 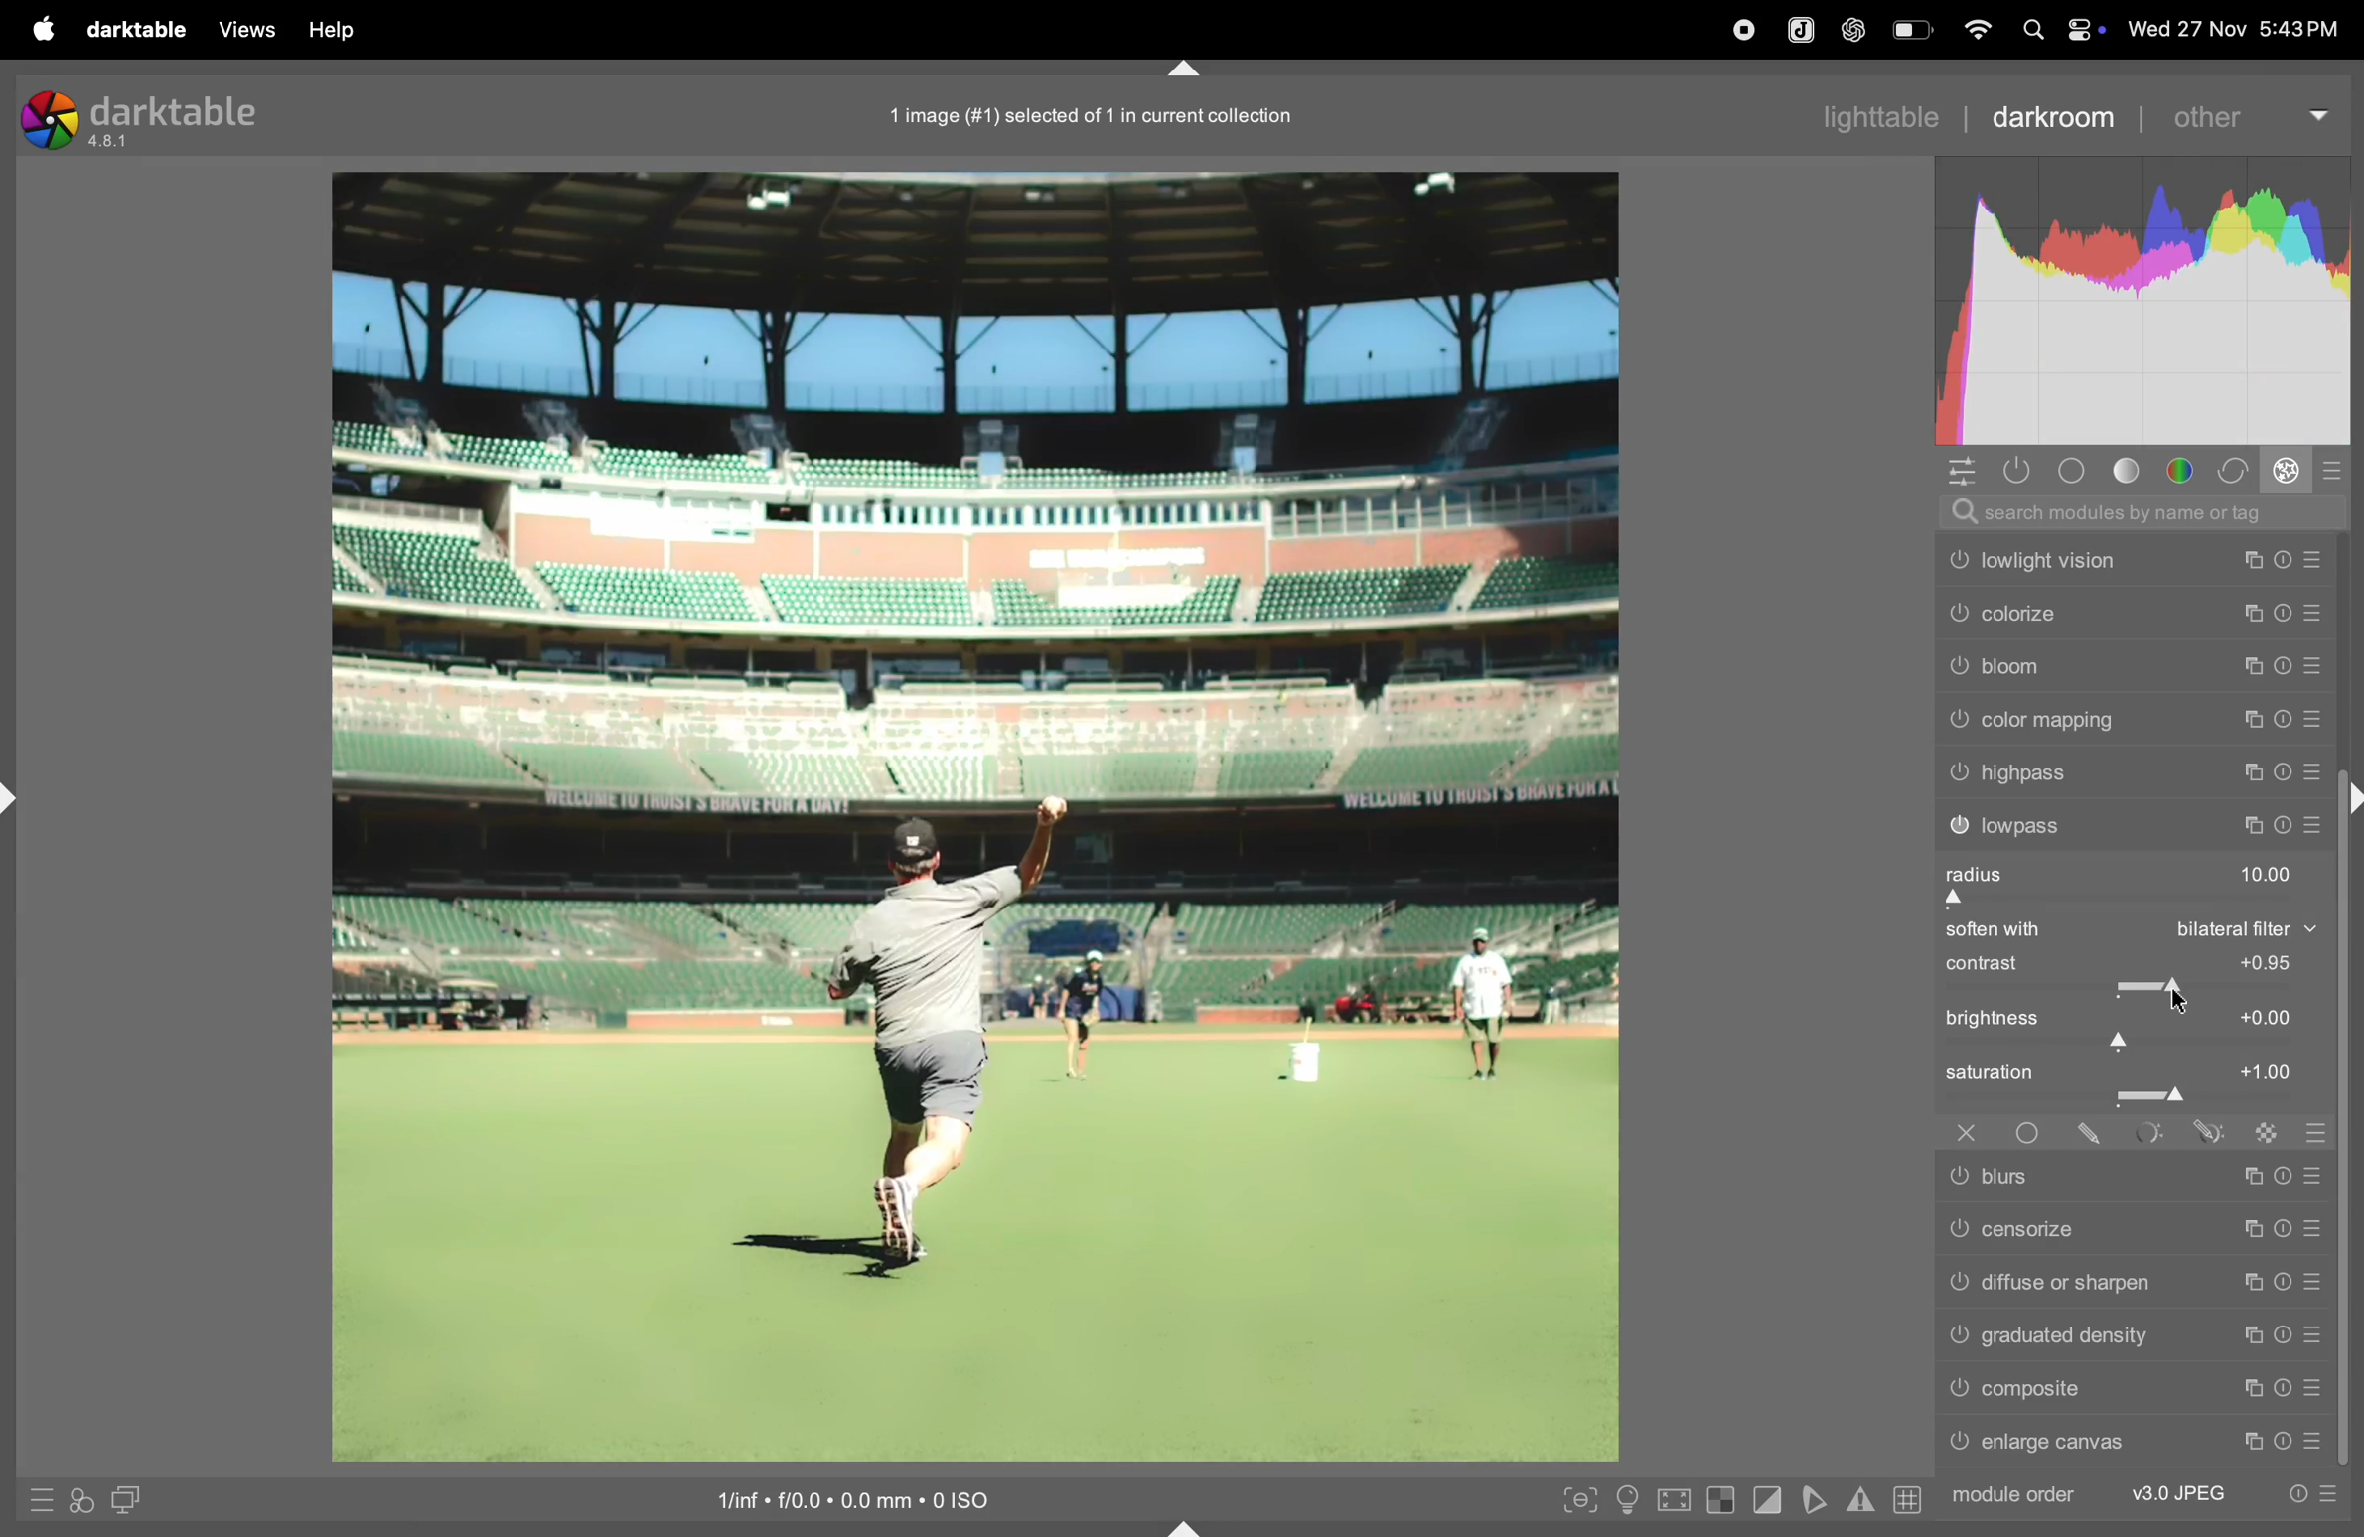 I want to click on raster mask, so click(x=2265, y=1137).